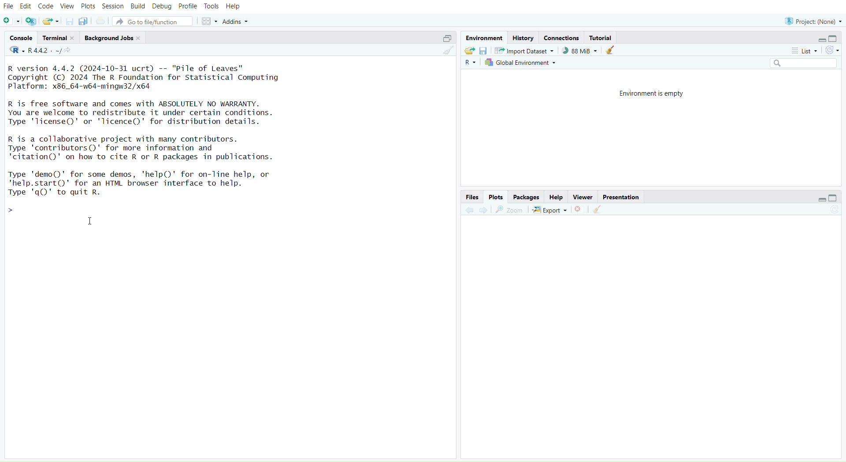 Image resolution: width=846 pixels, height=462 pixels. Describe the element at coordinates (483, 38) in the screenshot. I see `environment` at that location.